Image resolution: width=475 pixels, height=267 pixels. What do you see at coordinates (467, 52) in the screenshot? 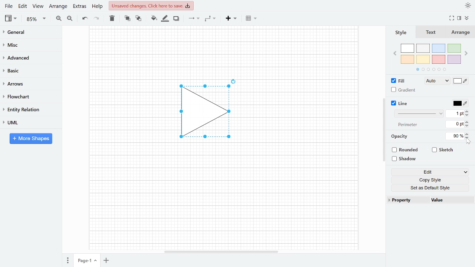
I see `Next` at bounding box center [467, 52].